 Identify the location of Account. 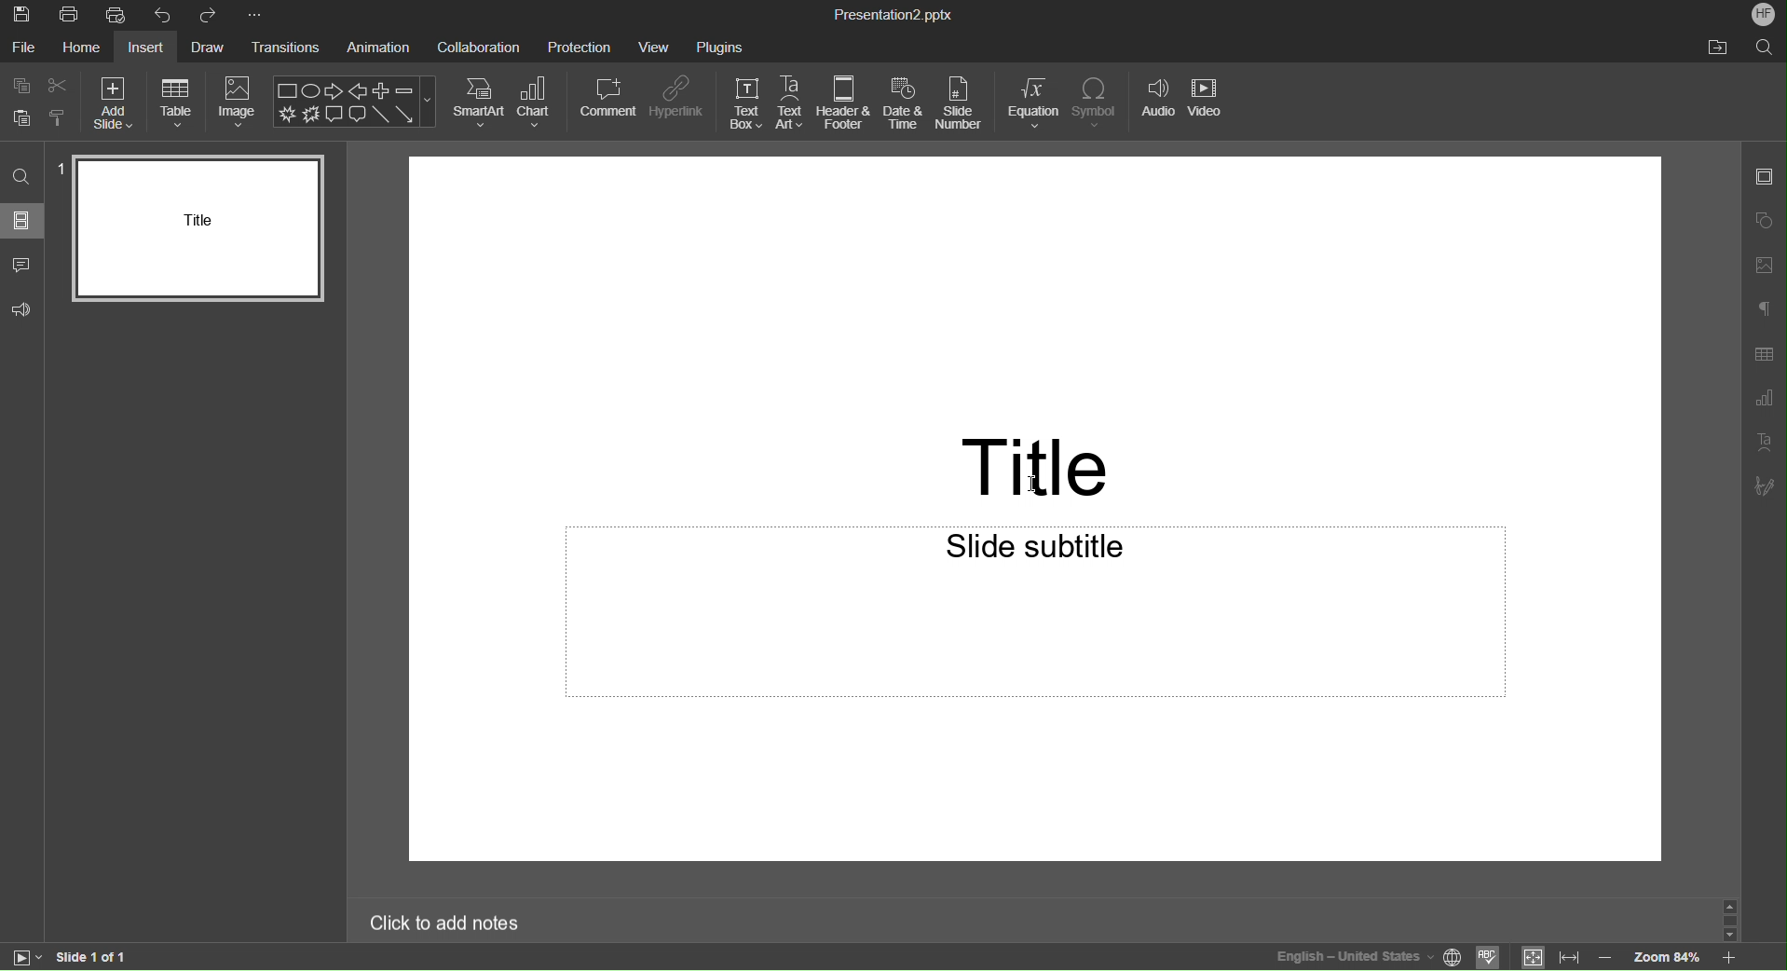
(1764, 15).